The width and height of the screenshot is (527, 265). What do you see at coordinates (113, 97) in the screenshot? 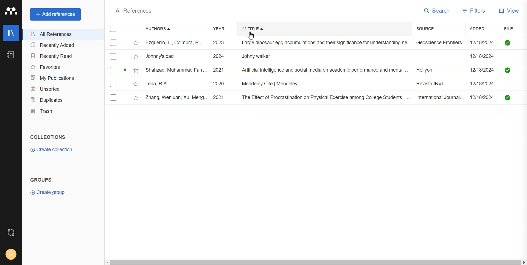
I see `select entry` at bounding box center [113, 97].